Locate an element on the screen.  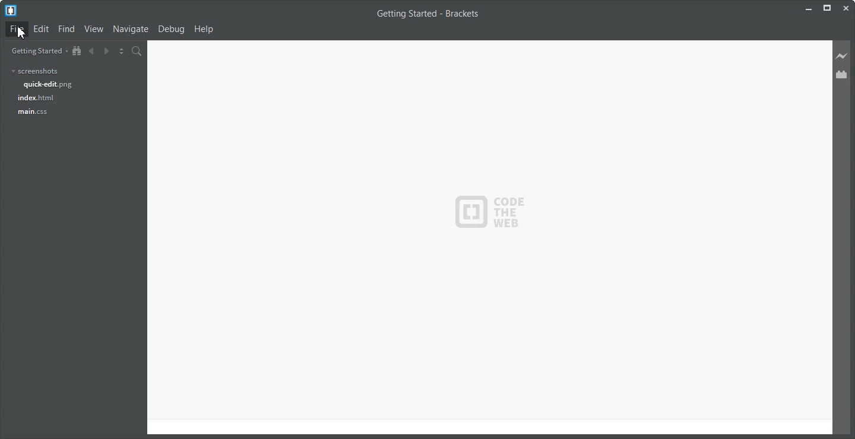
Close is located at coordinates (845, 9).